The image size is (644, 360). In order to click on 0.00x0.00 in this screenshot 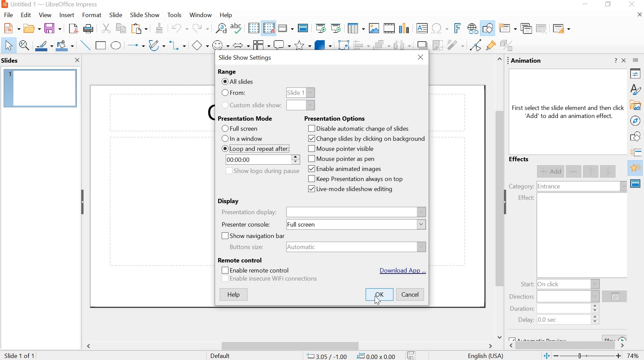, I will do `click(377, 355)`.